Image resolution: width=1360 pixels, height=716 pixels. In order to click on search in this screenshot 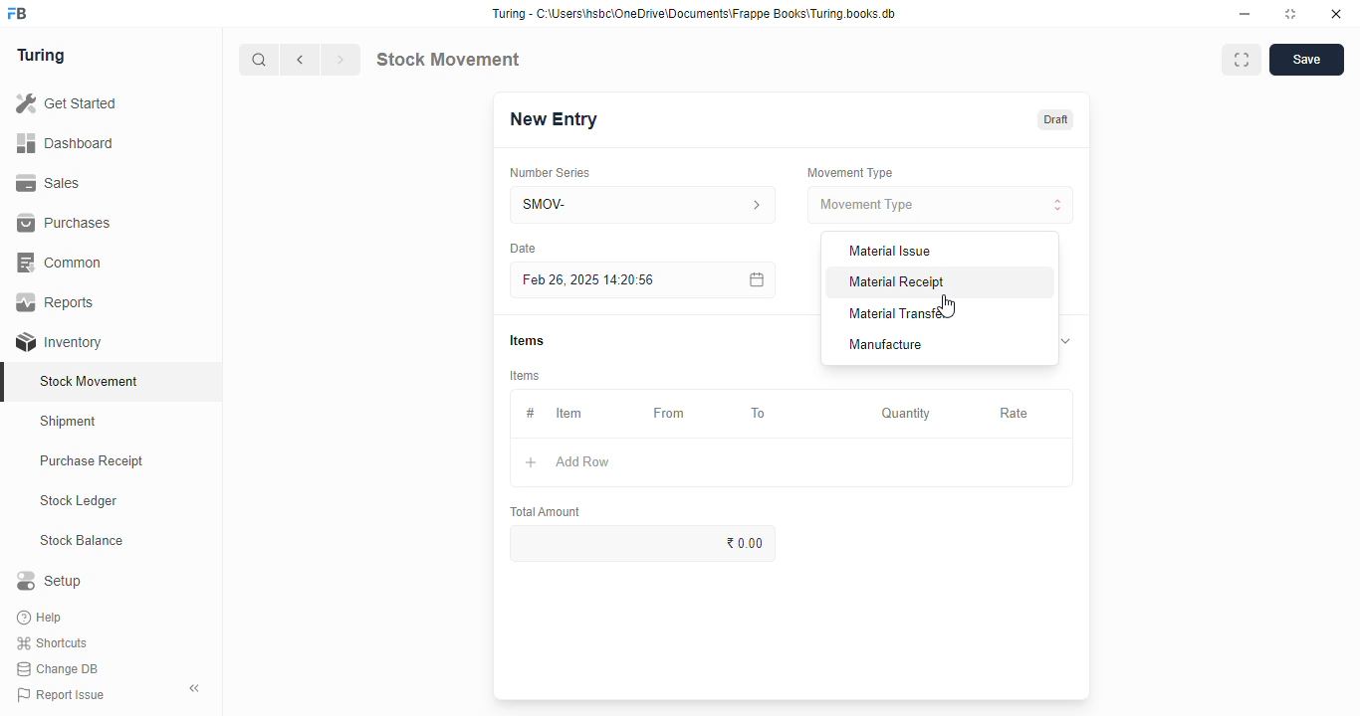, I will do `click(260, 60)`.